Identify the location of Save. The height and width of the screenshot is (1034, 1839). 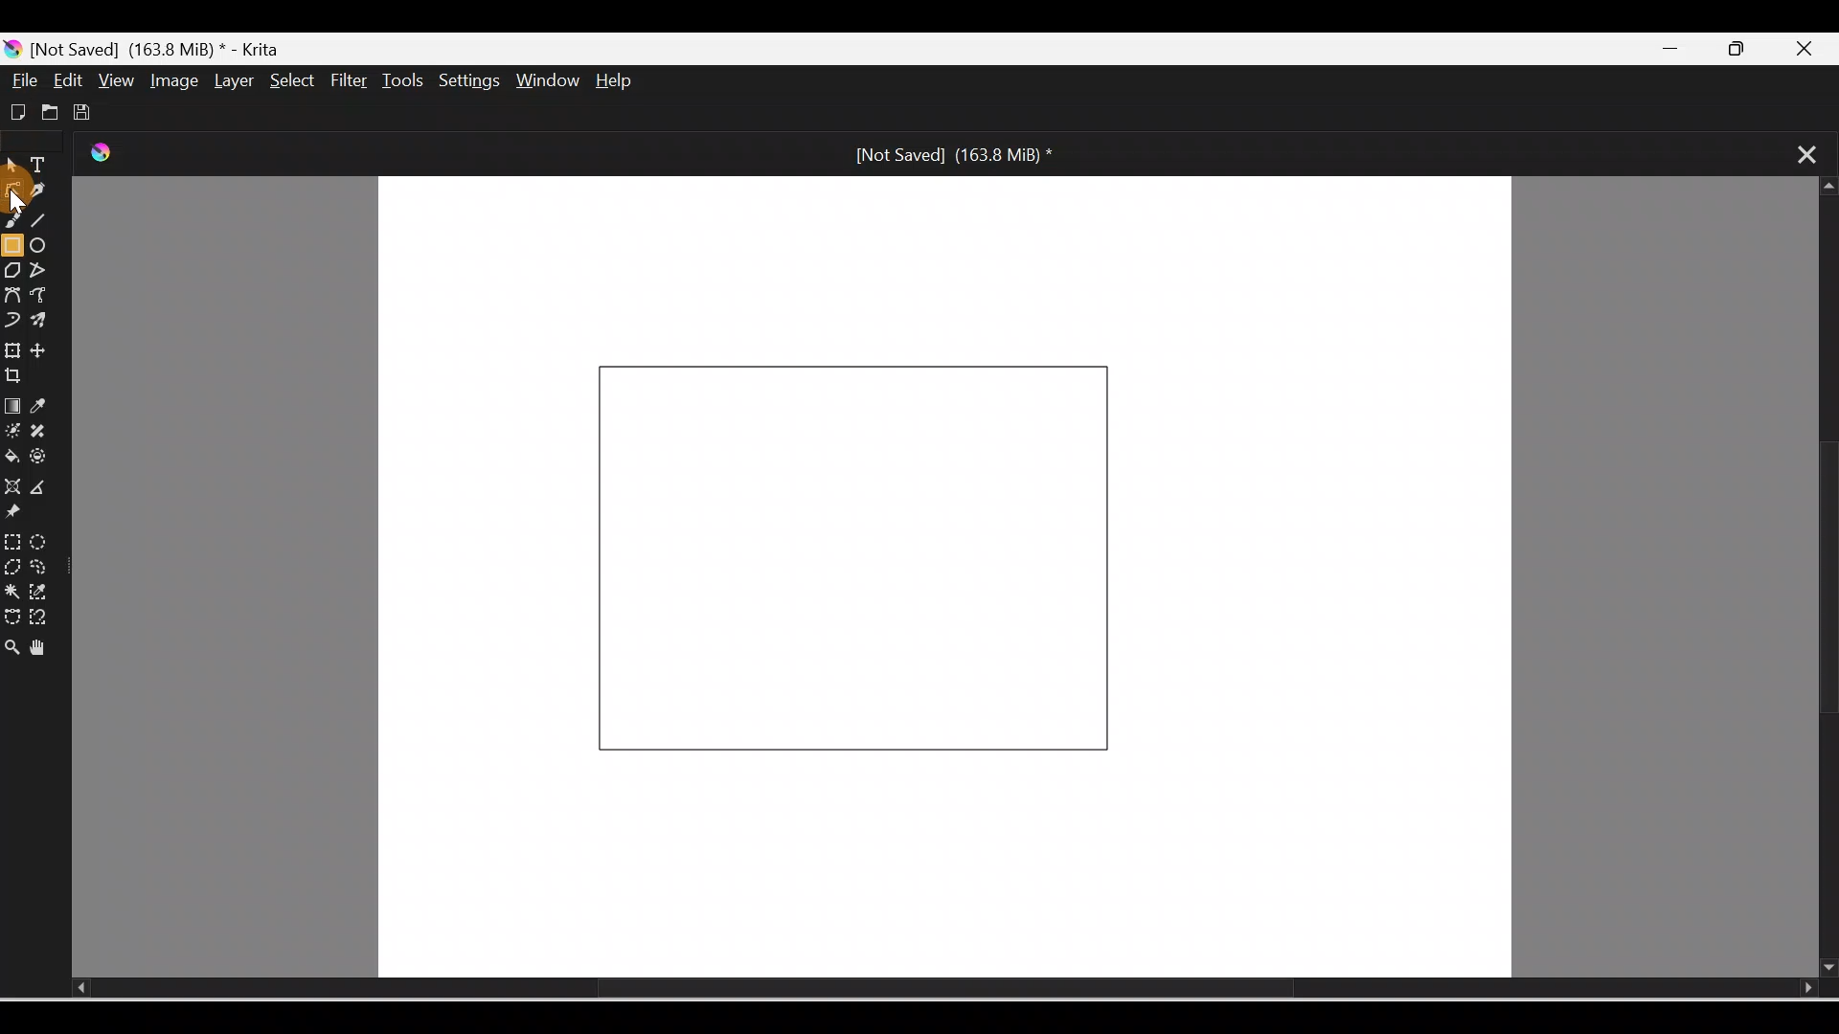
(86, 109).